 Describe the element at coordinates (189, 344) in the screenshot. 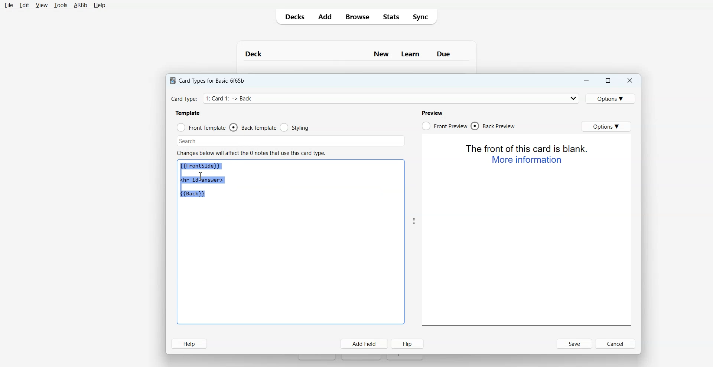

I see `Help` at that location.